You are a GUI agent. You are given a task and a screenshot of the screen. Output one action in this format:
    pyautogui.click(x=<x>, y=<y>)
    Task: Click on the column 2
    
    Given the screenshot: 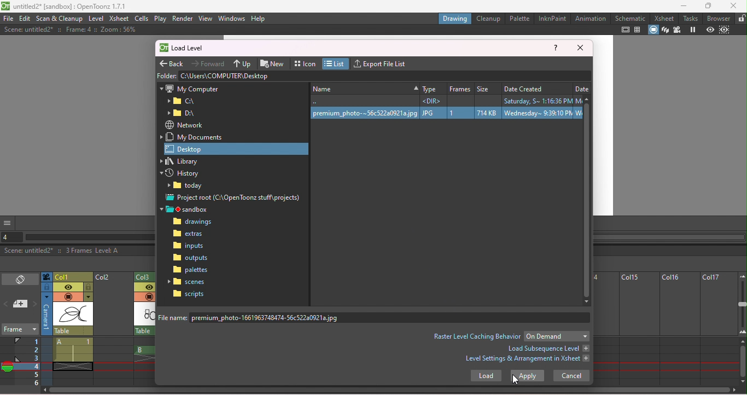 What is the action you would take?
    pyautogui.click(x=113, y=329)
    